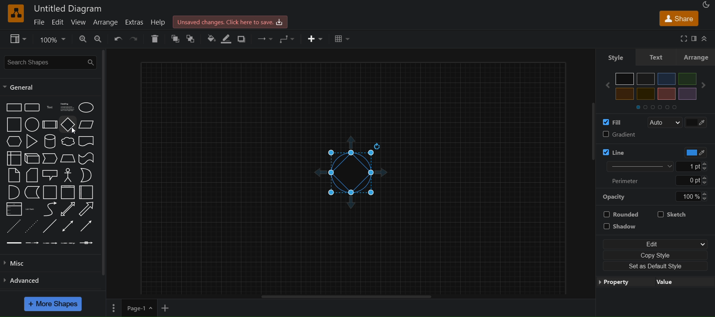  What do you see at coordinates (654, 285) in the screenshot?
I see `property` at bounding box center [654, 285].